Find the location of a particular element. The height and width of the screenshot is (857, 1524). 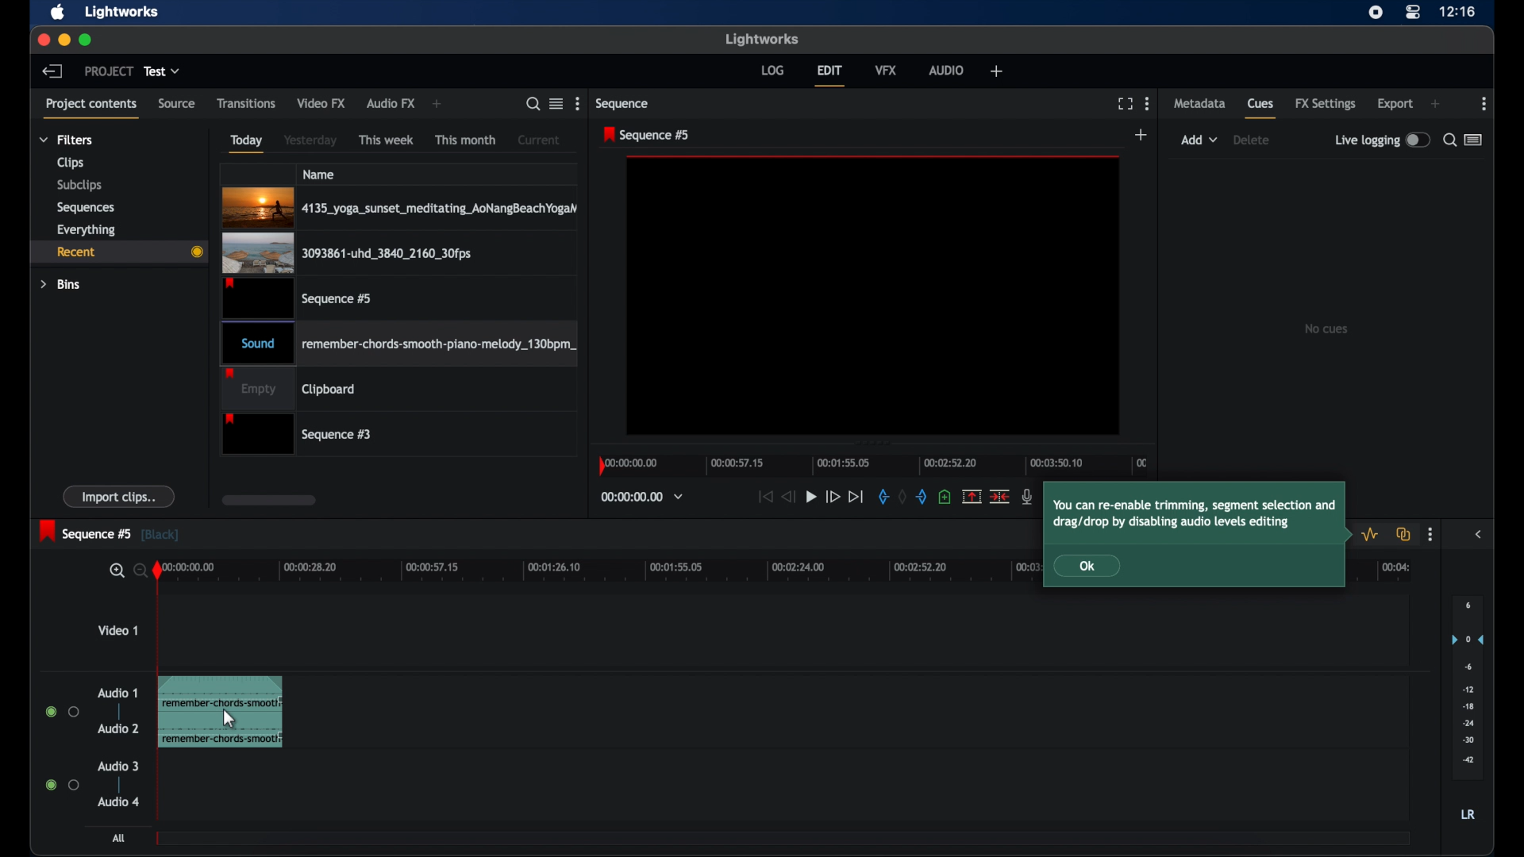

more options is located at coordinates (1147, 103).